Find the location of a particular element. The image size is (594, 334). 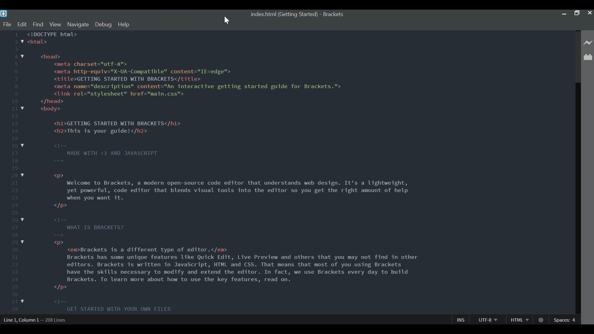

Vertical Scroll bar is located at coordinates (578, 172).